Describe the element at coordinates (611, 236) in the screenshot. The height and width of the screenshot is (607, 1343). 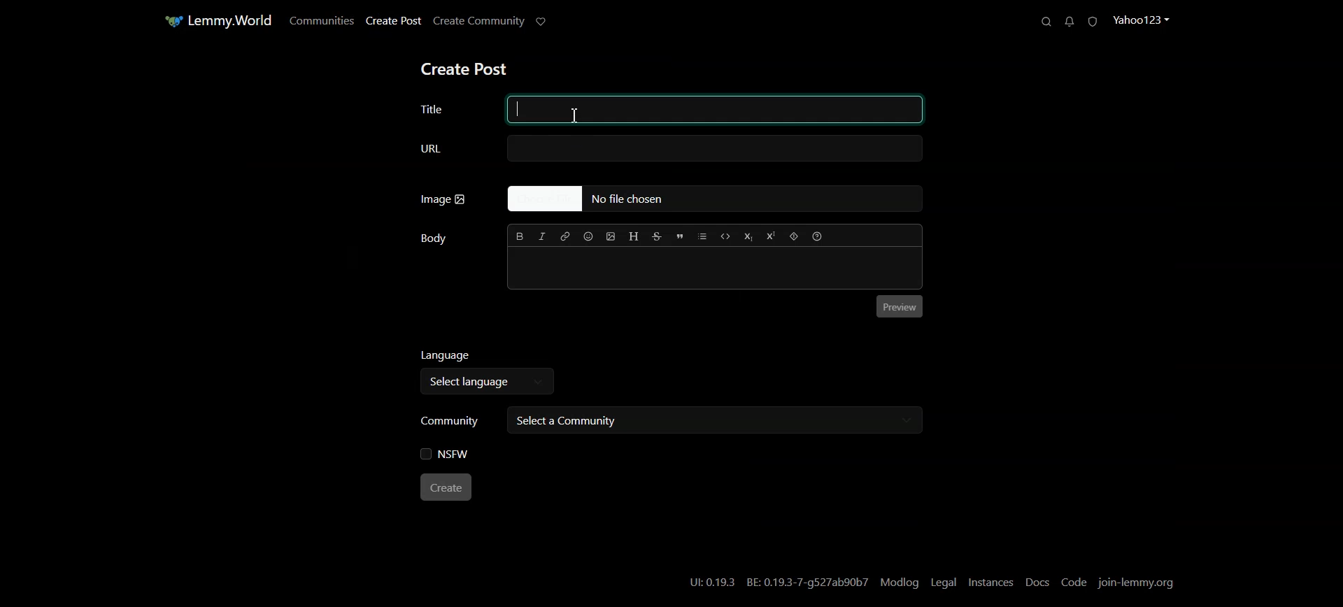
I see `Upload Image` at that location.